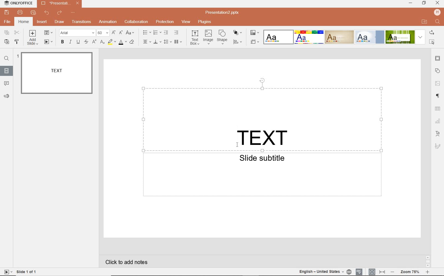  What do you see at coordinates (377, 271) in the screenshot?
I see `FIT TO SLIDE / FIT TO WIDTH` at bounding box center [377, 271].